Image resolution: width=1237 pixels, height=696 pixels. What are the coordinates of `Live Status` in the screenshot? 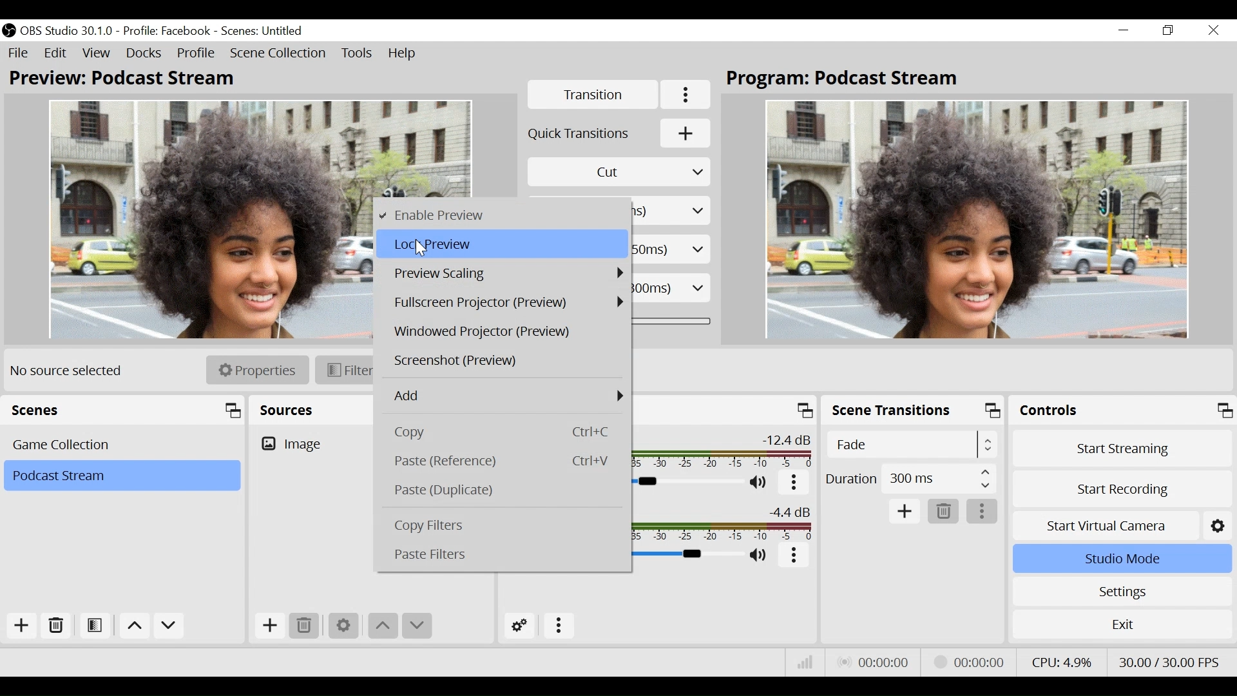 It's located at (871, 662).